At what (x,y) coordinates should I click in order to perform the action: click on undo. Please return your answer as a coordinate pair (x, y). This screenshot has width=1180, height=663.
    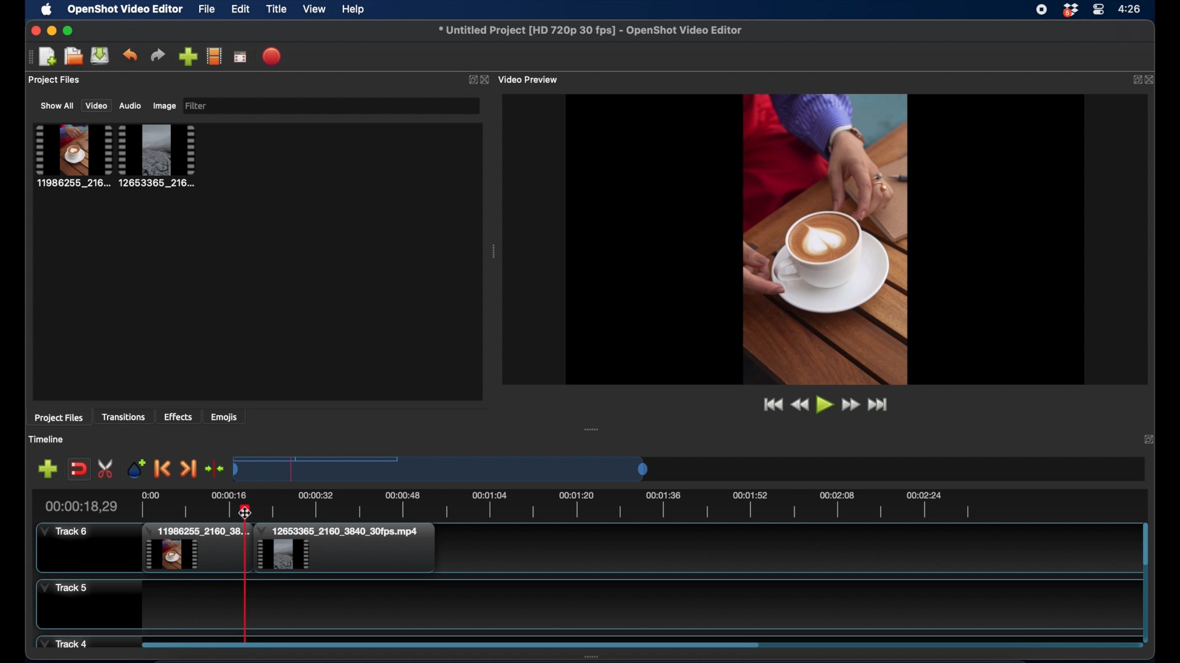
    Looking at the image, I should click on (131, 55).